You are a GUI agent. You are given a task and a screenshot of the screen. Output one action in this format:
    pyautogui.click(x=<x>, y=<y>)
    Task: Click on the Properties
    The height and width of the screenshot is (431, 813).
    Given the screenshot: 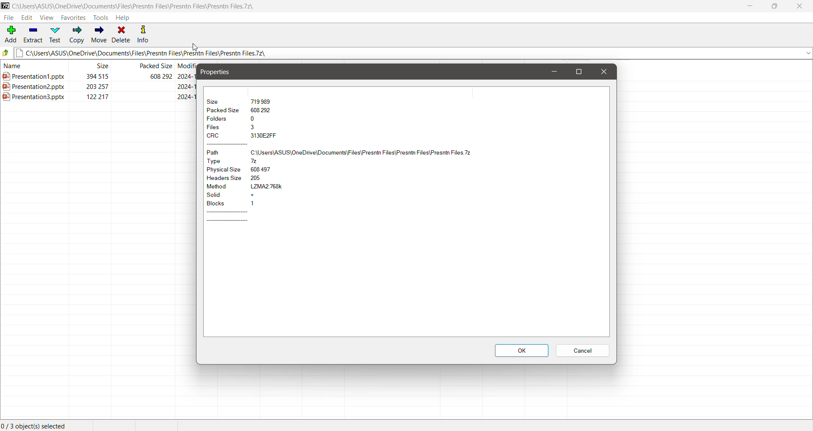 What is the action you would take?
    pyautogui.click(x=217, y=72)
    